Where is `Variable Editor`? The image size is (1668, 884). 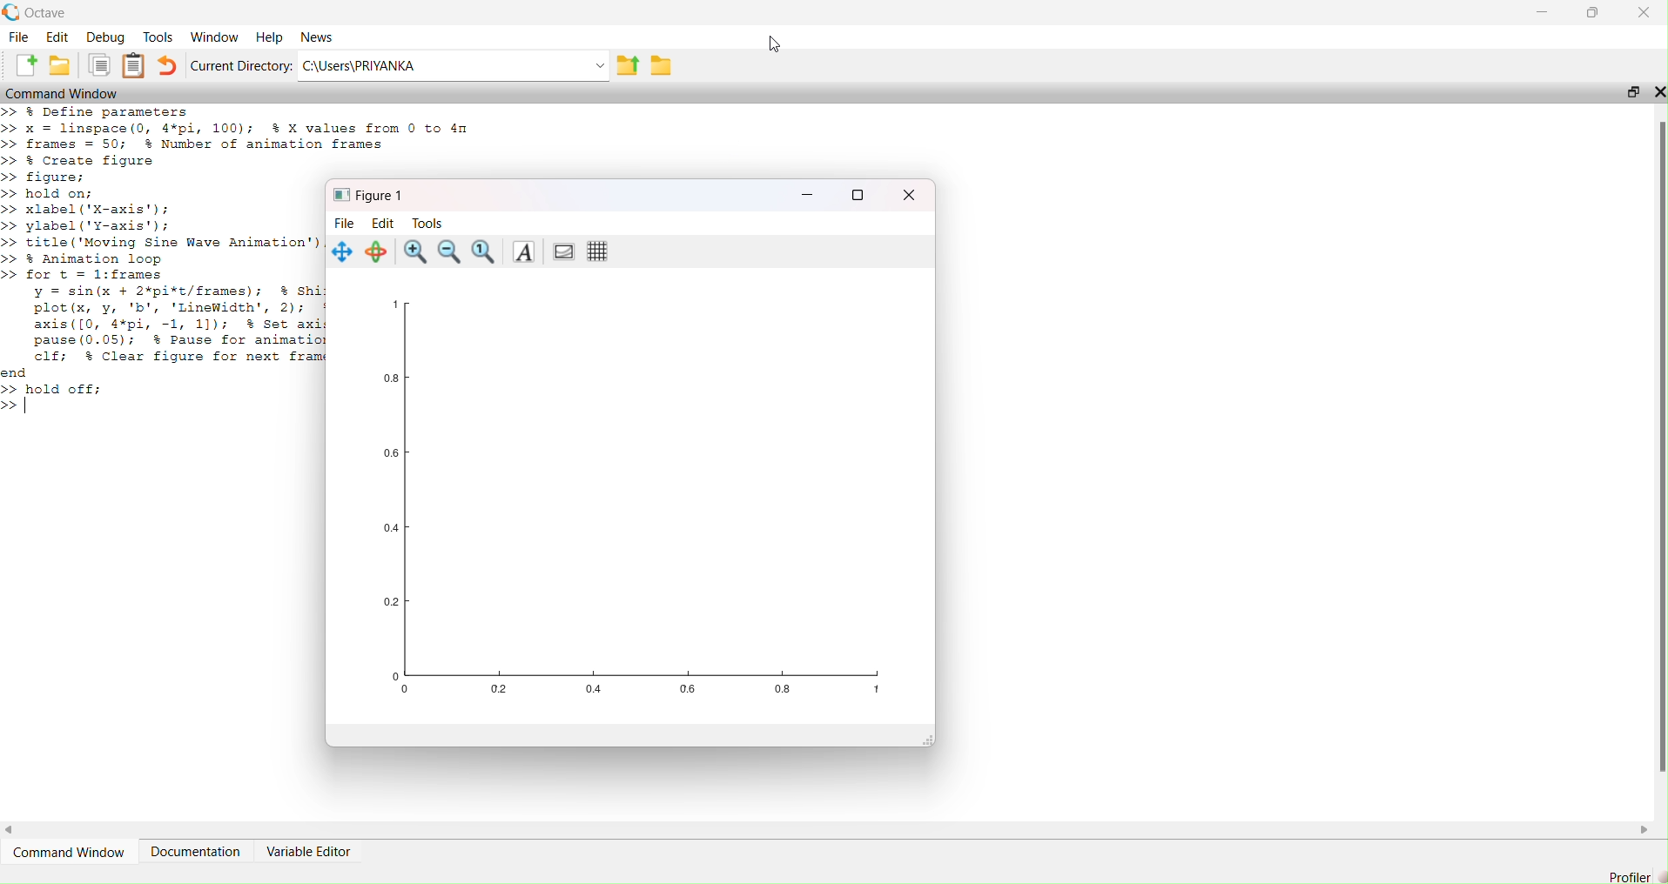
Variable Editor is located at coordinates (317, 846).